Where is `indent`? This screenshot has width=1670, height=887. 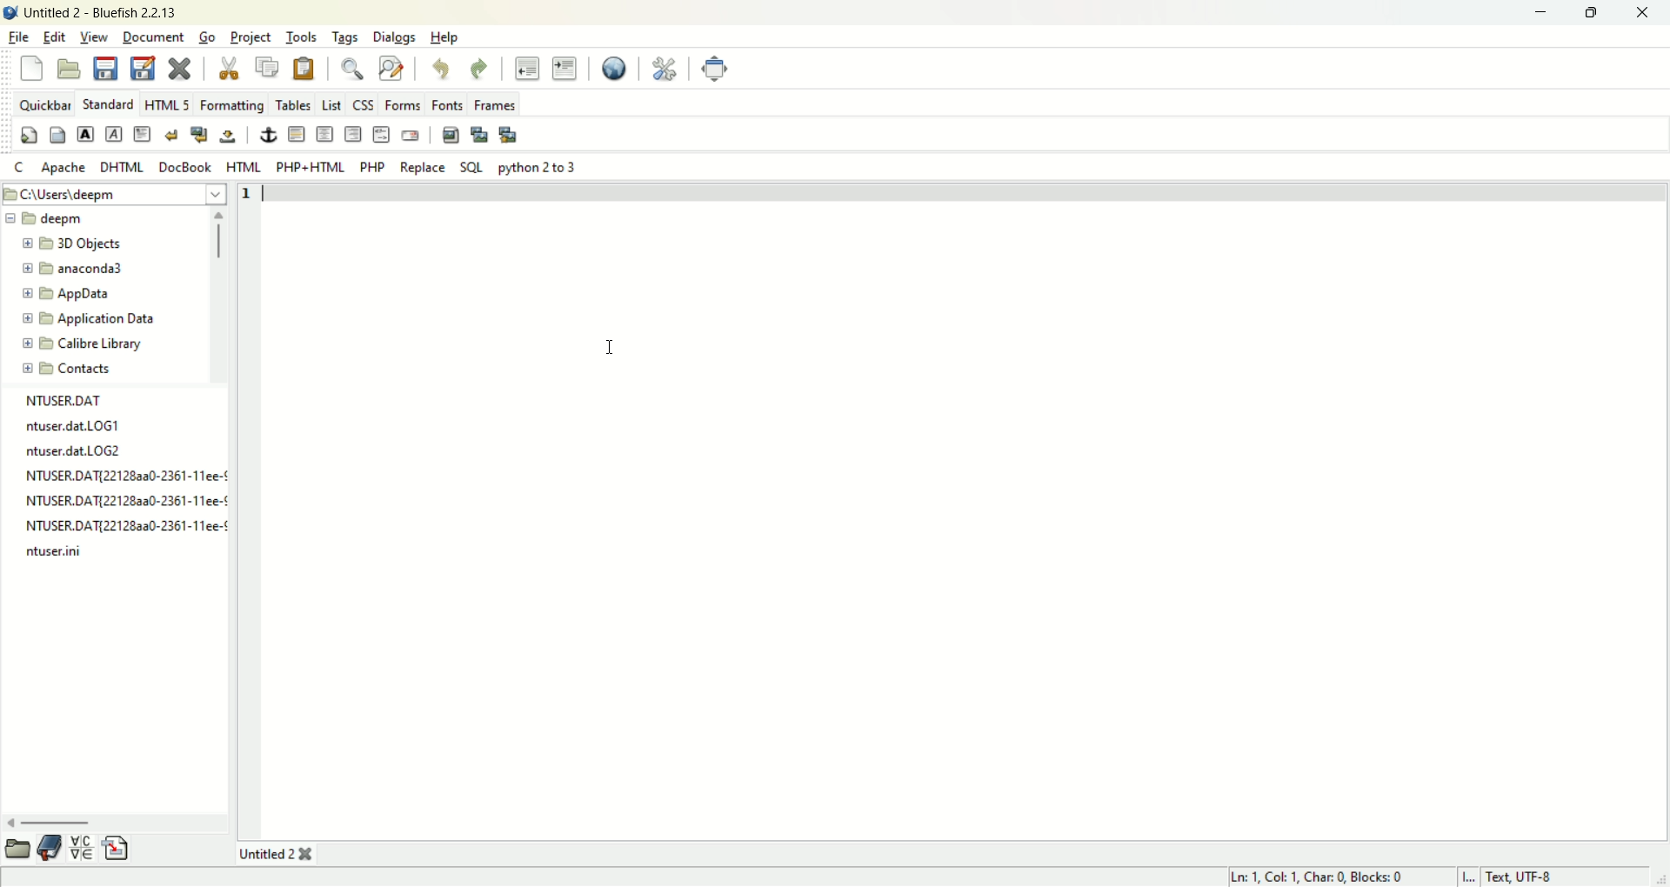
indent is located at coordinates (565, 68).